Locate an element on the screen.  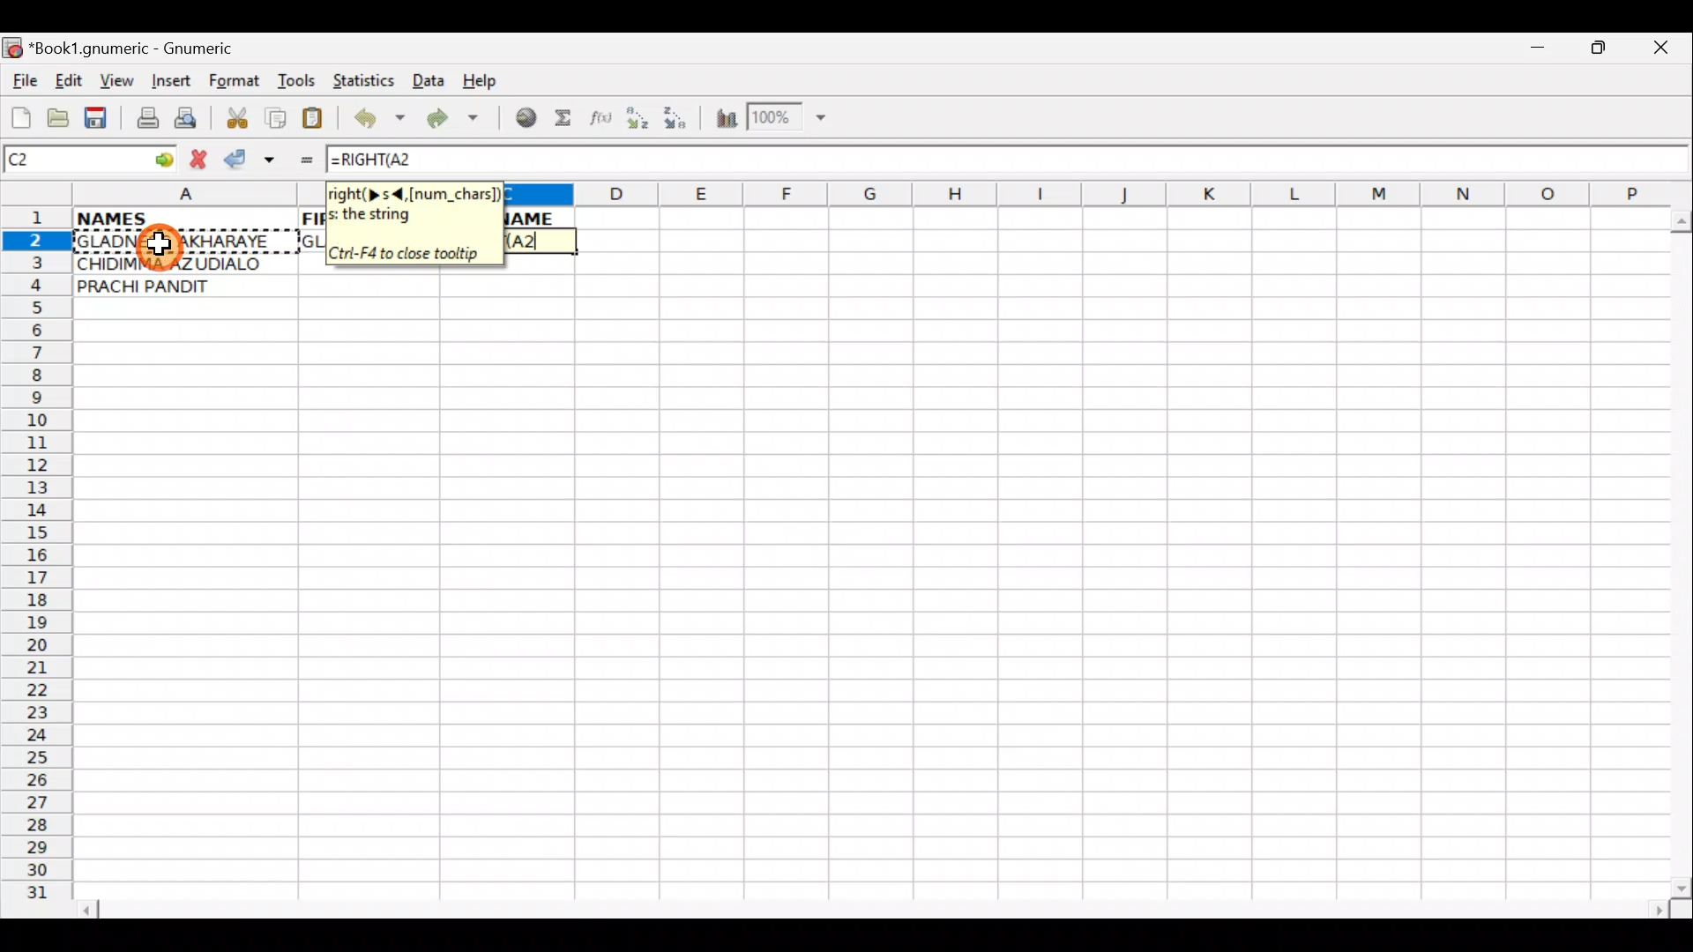
Cancel change is located at coordinates (203, 156).